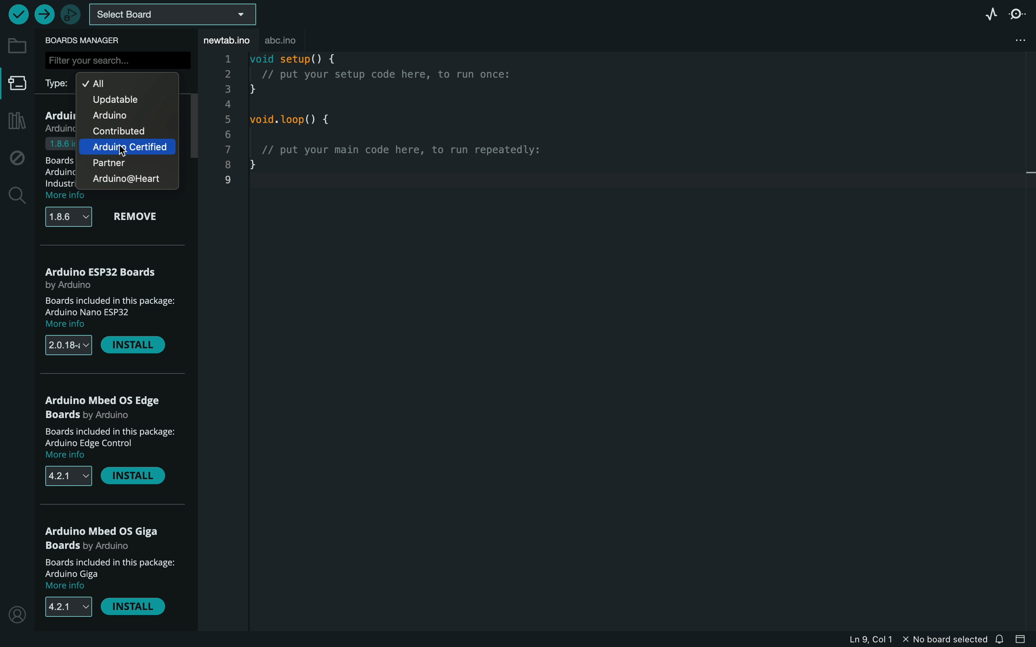 Image resolution: width=1036 pixels, height=647 pixels. Describe the element at coordinates (16, 613) in the screenshot. I see `profile` at that location.